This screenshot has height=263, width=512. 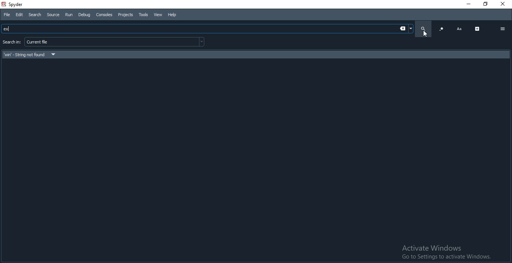 I want to click on Search, so click(x=35, y=15).